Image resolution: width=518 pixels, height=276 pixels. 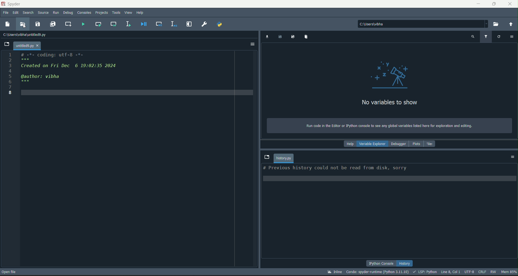 What do you see at coordinates (307, 37) in the screenshot?
I see `remove variables` at bounding box center [307, 37].